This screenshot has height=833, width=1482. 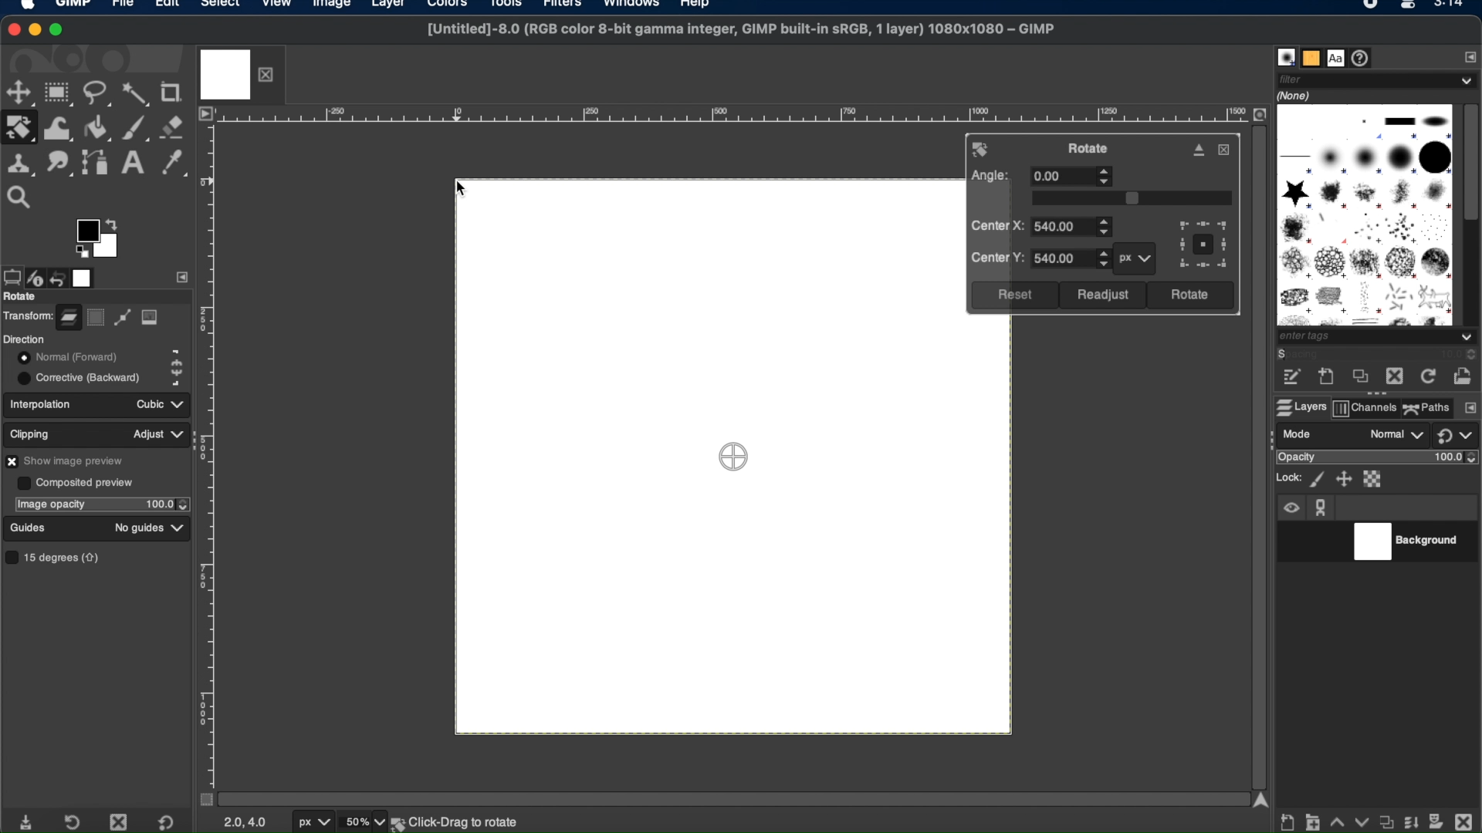 I want to click on channels, so click(x=1365, y=410).